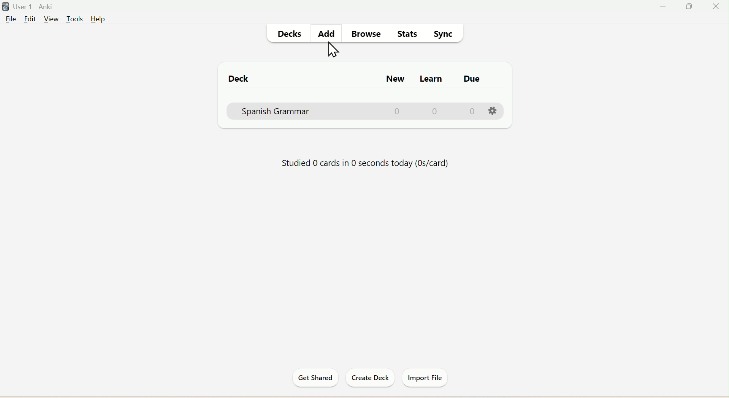  Describe the element at coordinates (325, 33) in the screenshot. I see `Add` at that location.